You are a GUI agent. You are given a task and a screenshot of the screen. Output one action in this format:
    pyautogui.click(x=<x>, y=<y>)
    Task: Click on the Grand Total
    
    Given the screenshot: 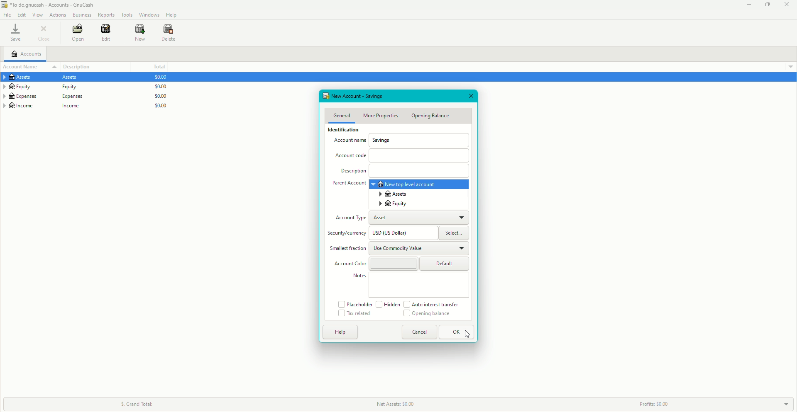 What is the action you would take?
    pyautogui.click(x=136, y=402)
    